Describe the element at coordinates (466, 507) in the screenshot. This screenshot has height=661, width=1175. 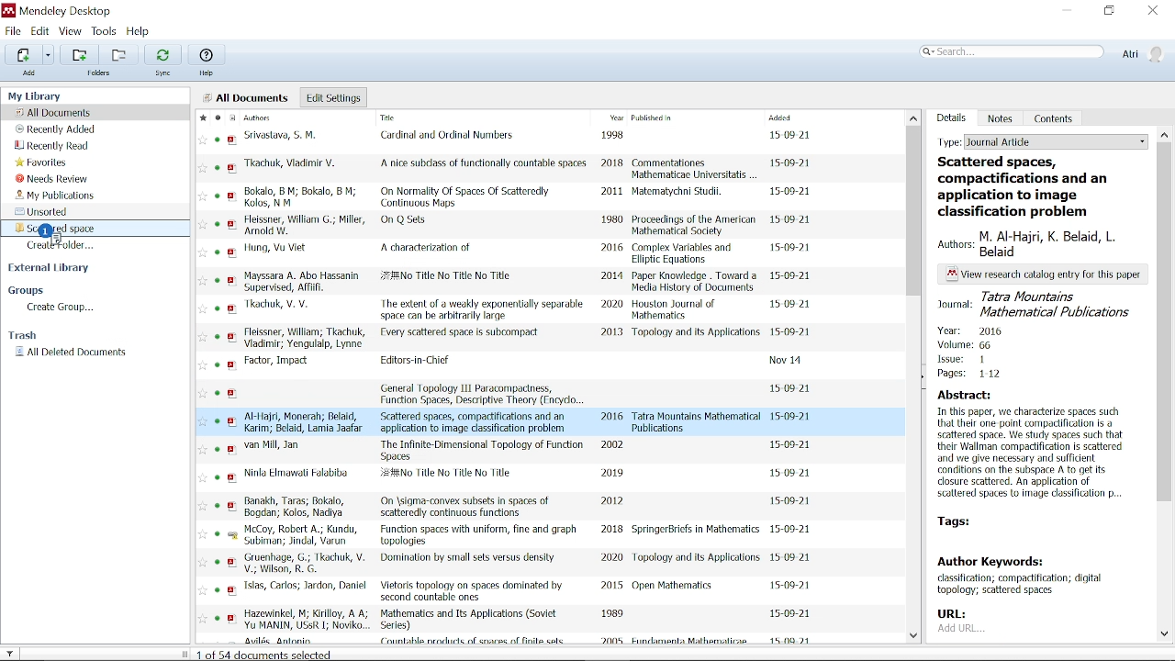
I see `title` at that location.